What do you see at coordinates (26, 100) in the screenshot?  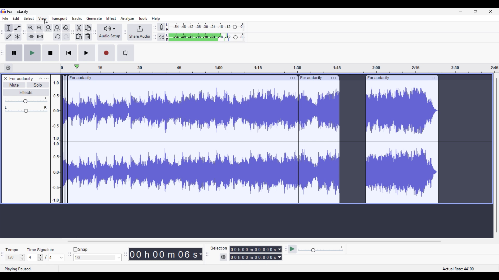 I see `Volume slider` at bounding box center [26, 100].